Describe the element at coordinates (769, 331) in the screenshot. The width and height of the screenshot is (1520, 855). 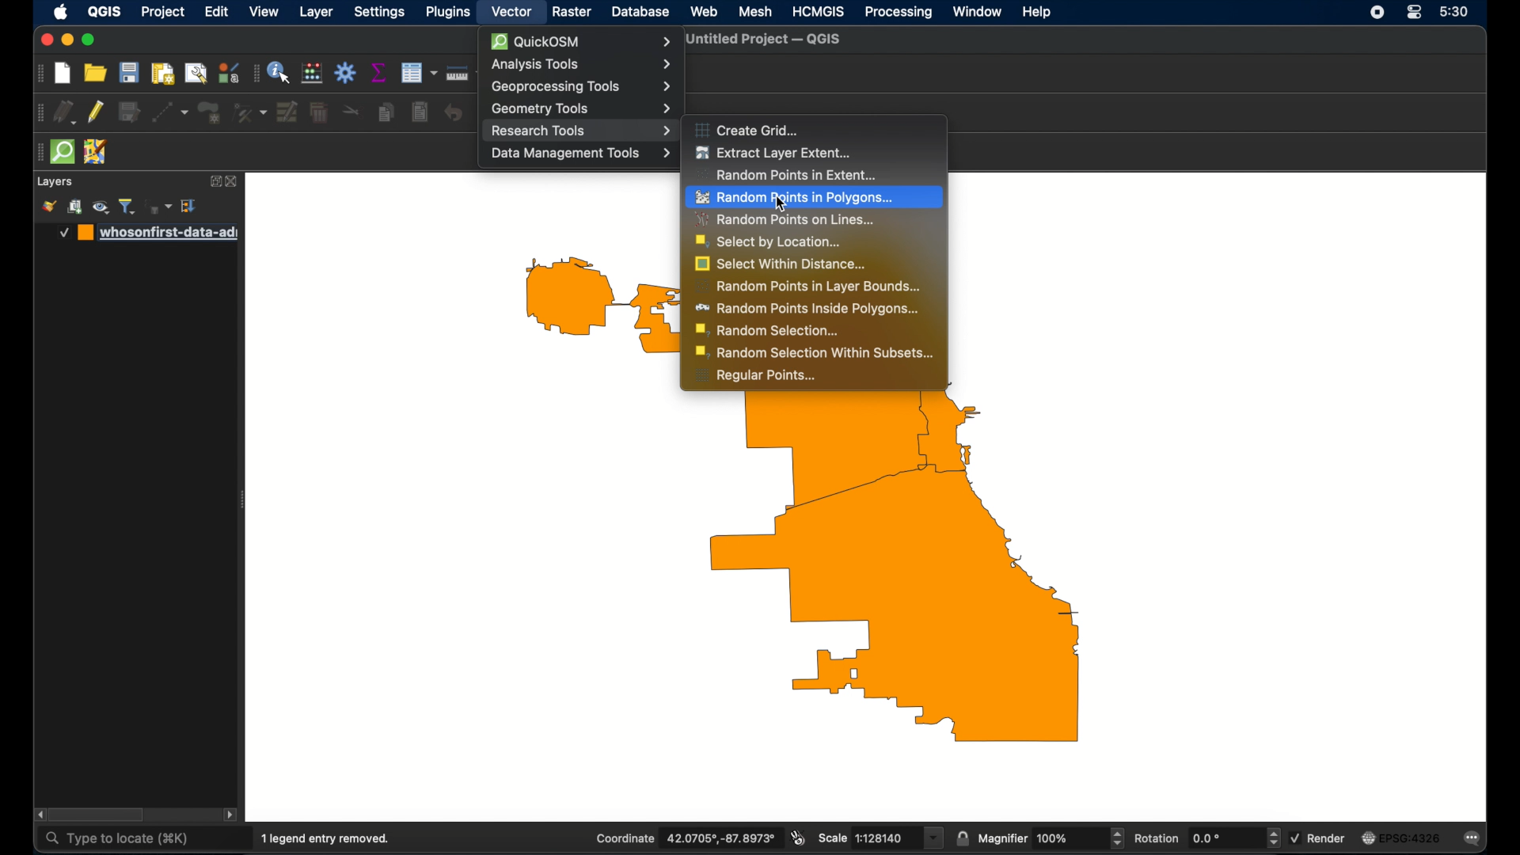
I see `random selection` at that location.